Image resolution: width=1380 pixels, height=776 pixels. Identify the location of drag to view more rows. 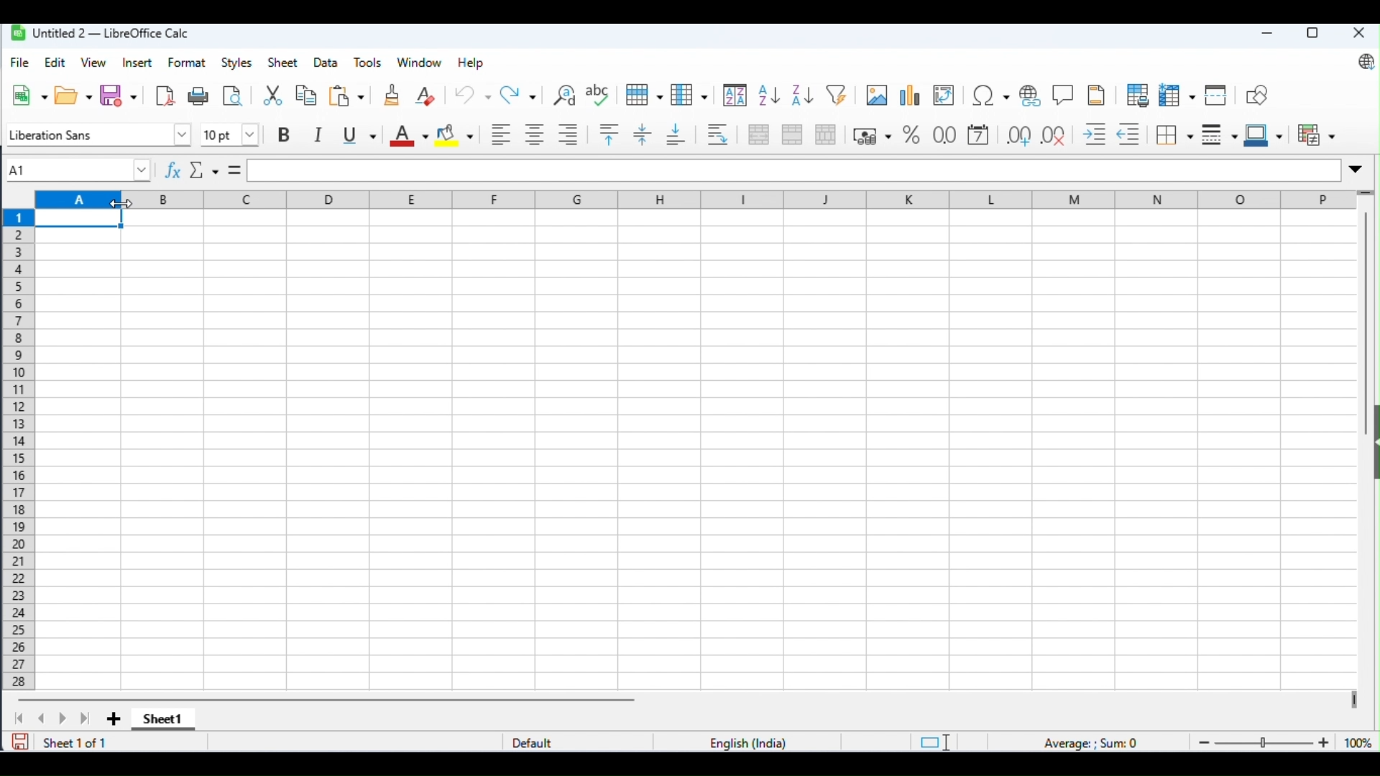
(1366, 193).